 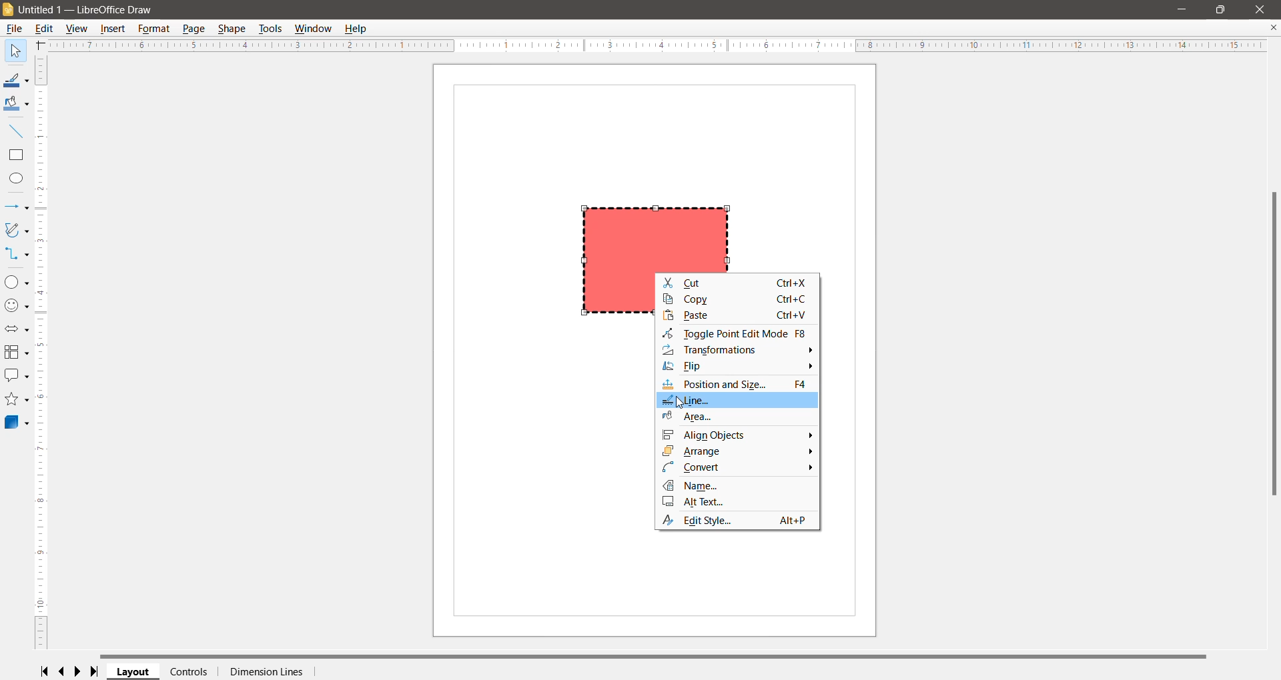 What do you see at coordinates (739, 283) in the screenshot?
I see `Cut` at bounding box center [739, 283].